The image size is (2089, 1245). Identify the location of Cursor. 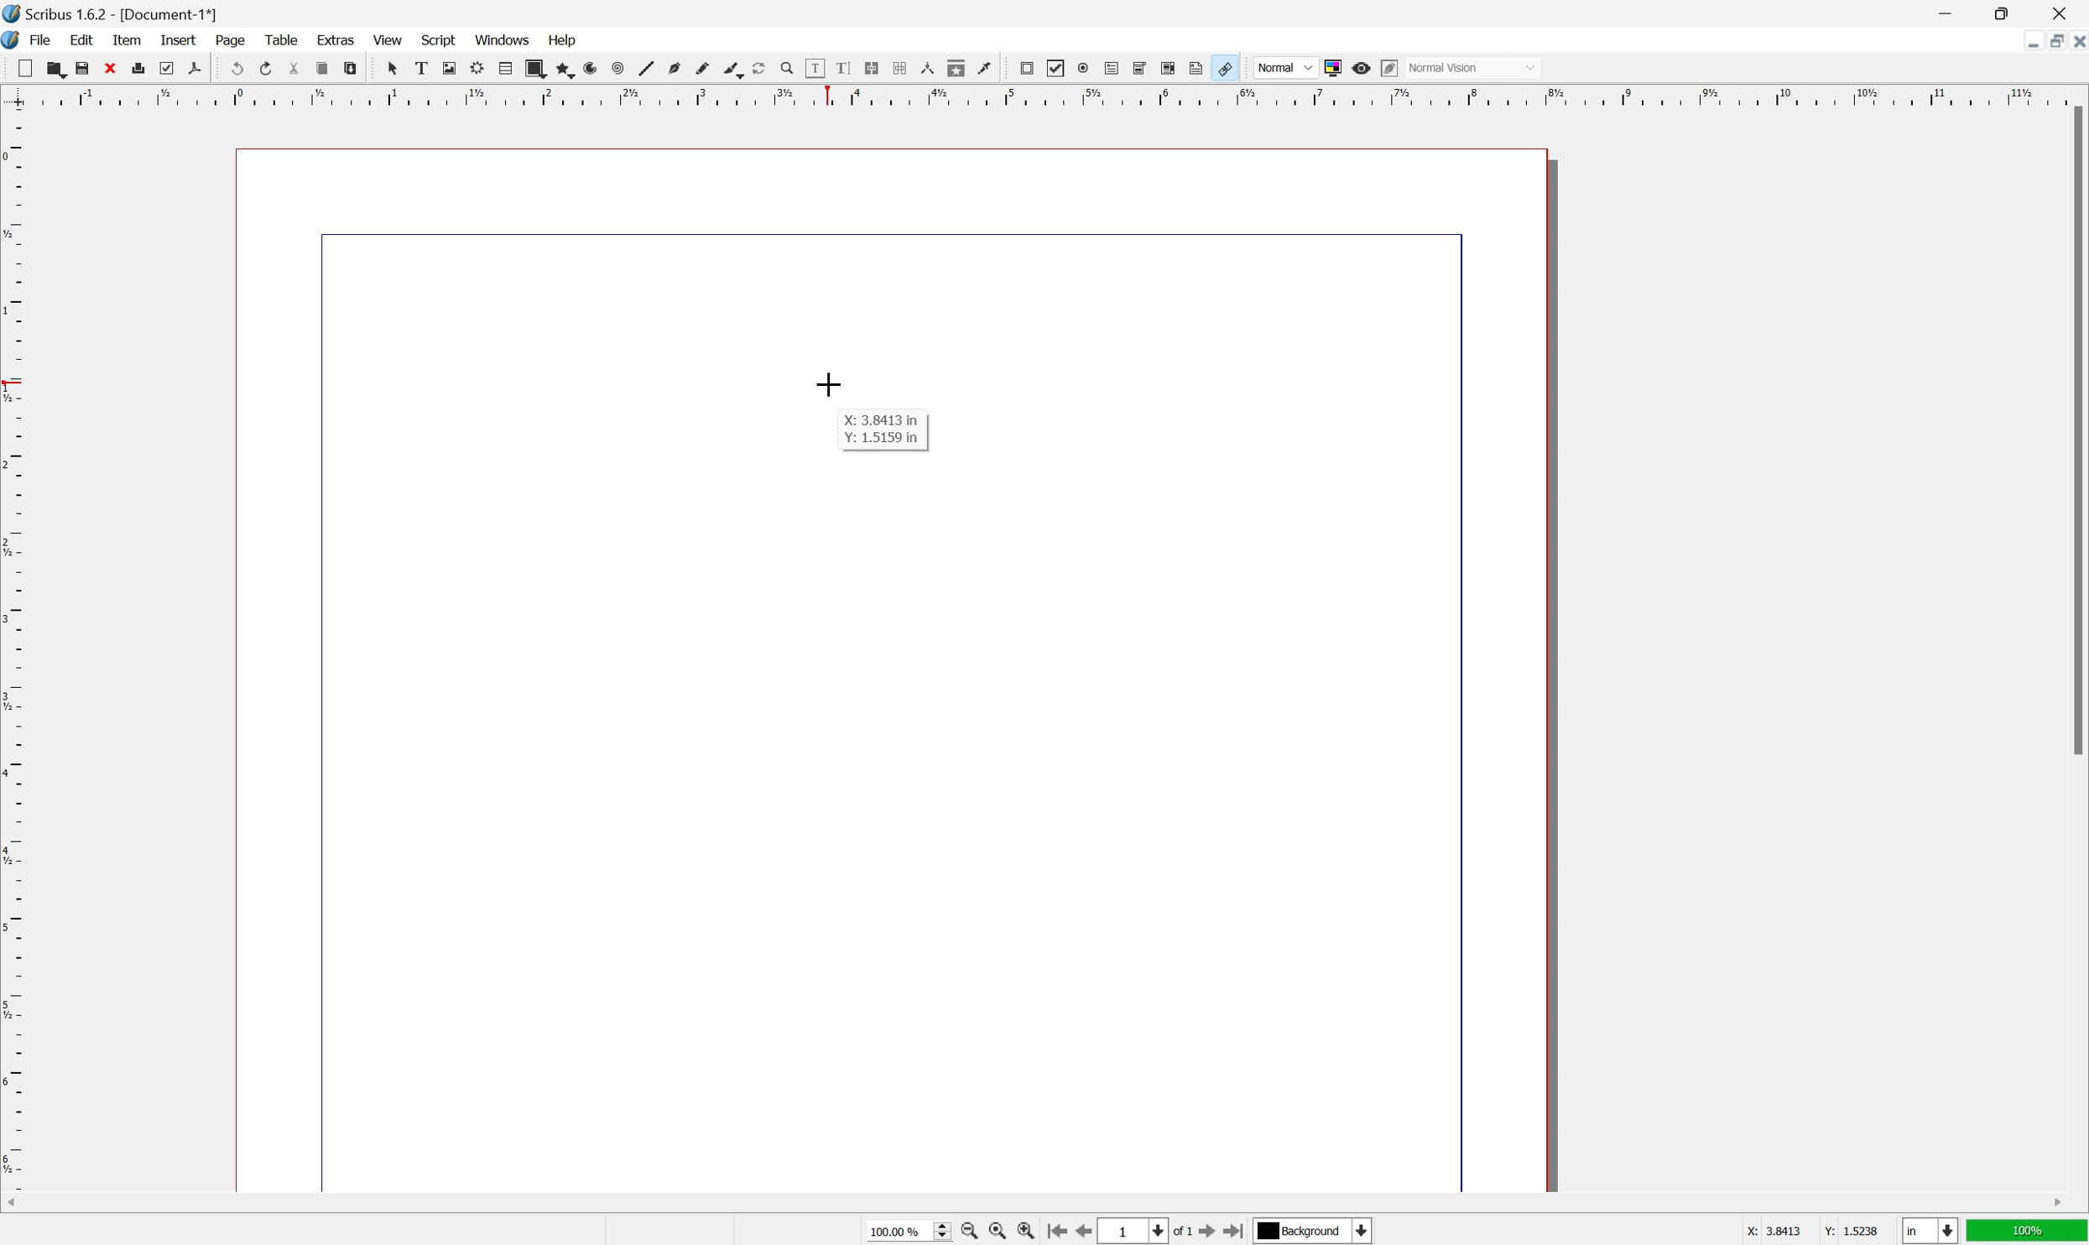
(831, 384).